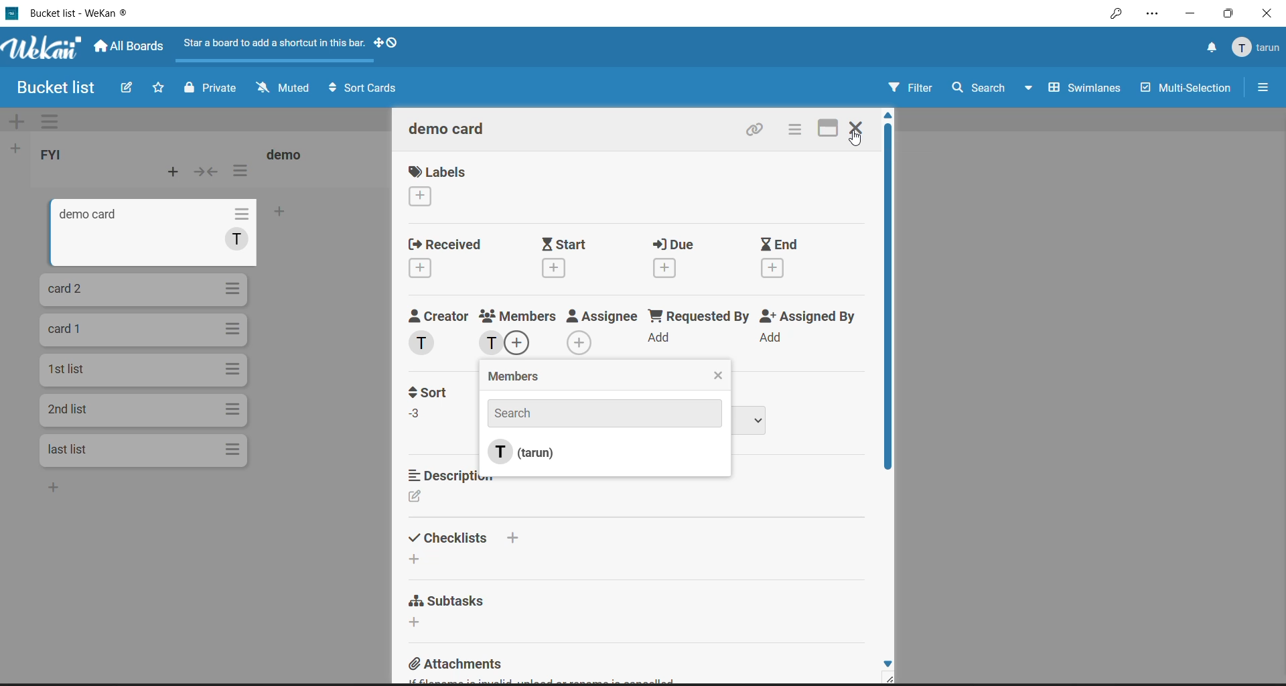  Describe the element at coordinates (1231, 11) in the screenshot. I see `maximize` at that location.